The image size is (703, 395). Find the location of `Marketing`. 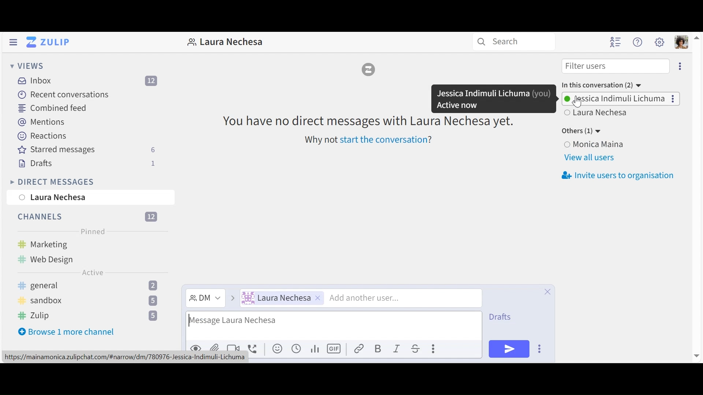

Marketing is located at coordinates (56, 244).